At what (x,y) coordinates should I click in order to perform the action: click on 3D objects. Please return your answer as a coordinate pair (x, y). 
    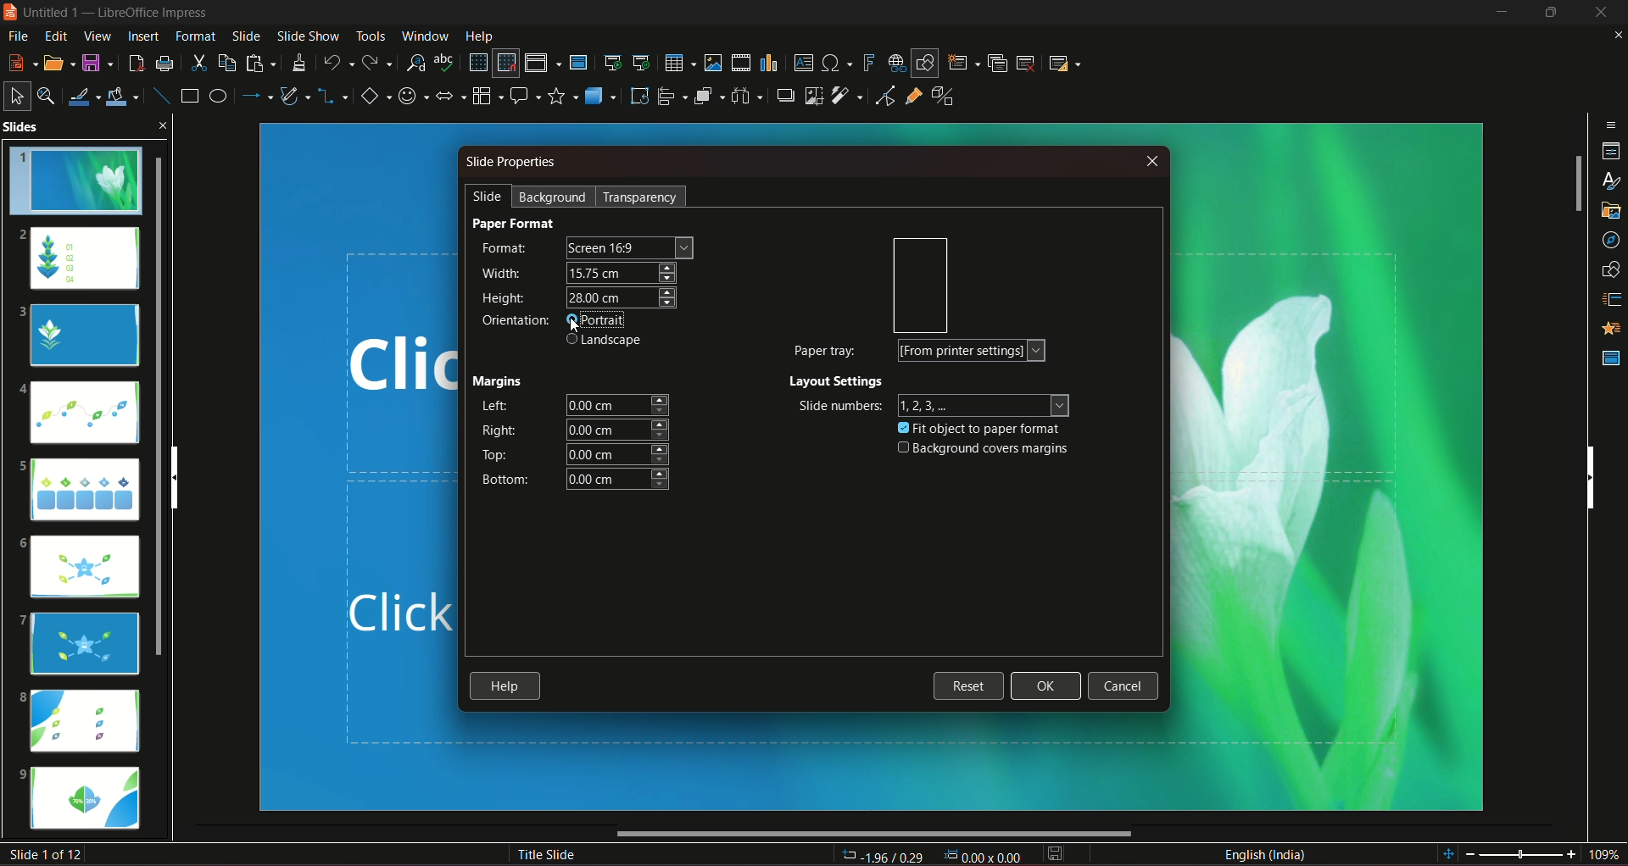
    Looking at the image, I should click on (599, 95).